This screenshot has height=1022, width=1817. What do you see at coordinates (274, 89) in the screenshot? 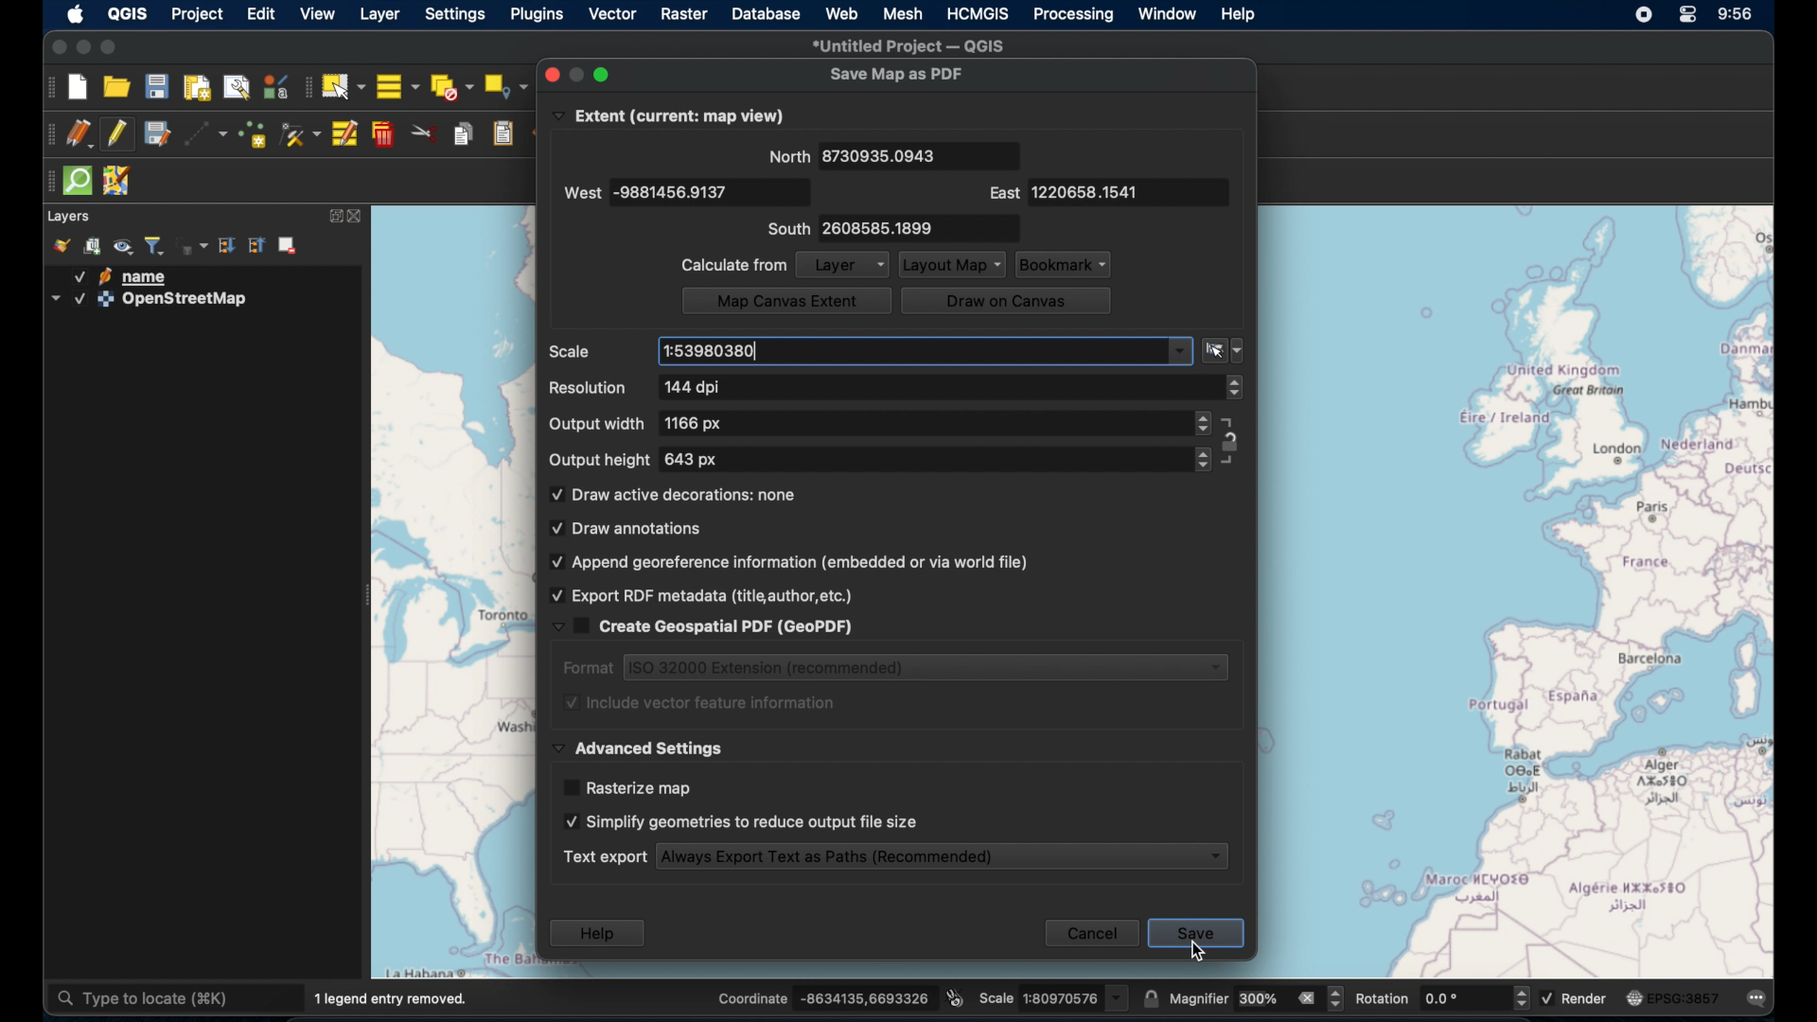
I see `style manager` at bounding box center [274, 89].